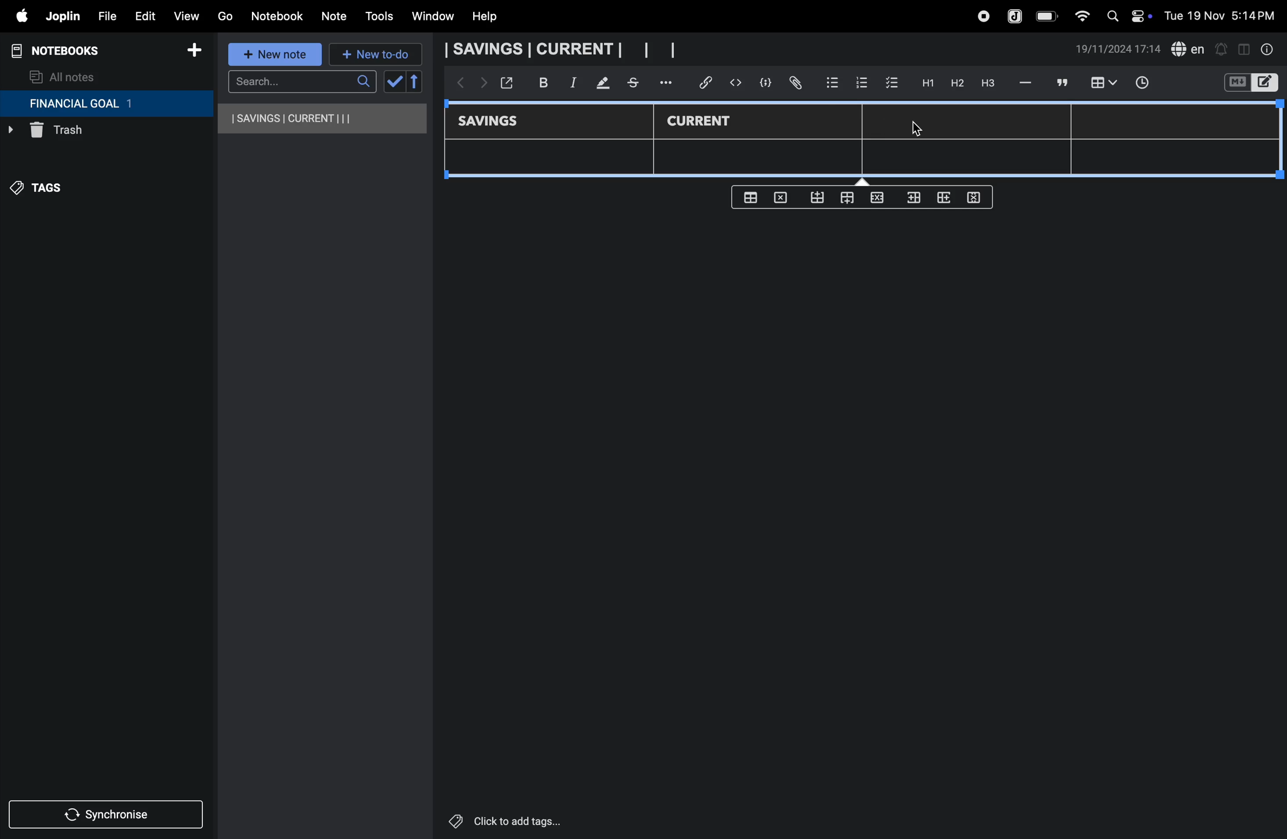 The image size is (1287, 839). I want to click on delete, so click(784, 197).